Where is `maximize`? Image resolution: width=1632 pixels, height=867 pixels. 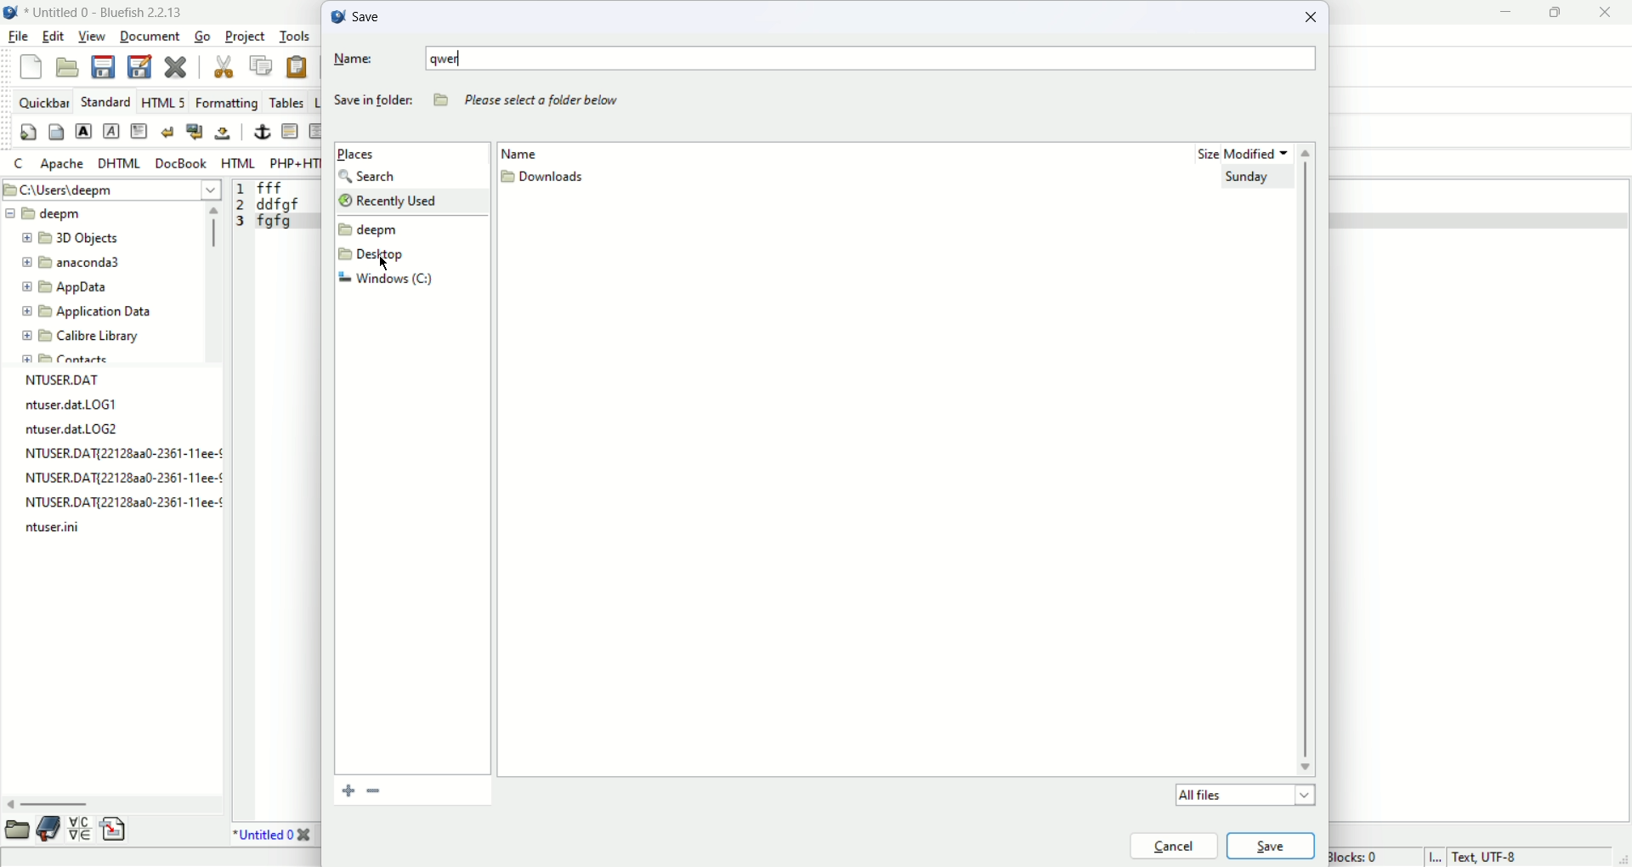 maximize is located at coordinates (1557, 14).